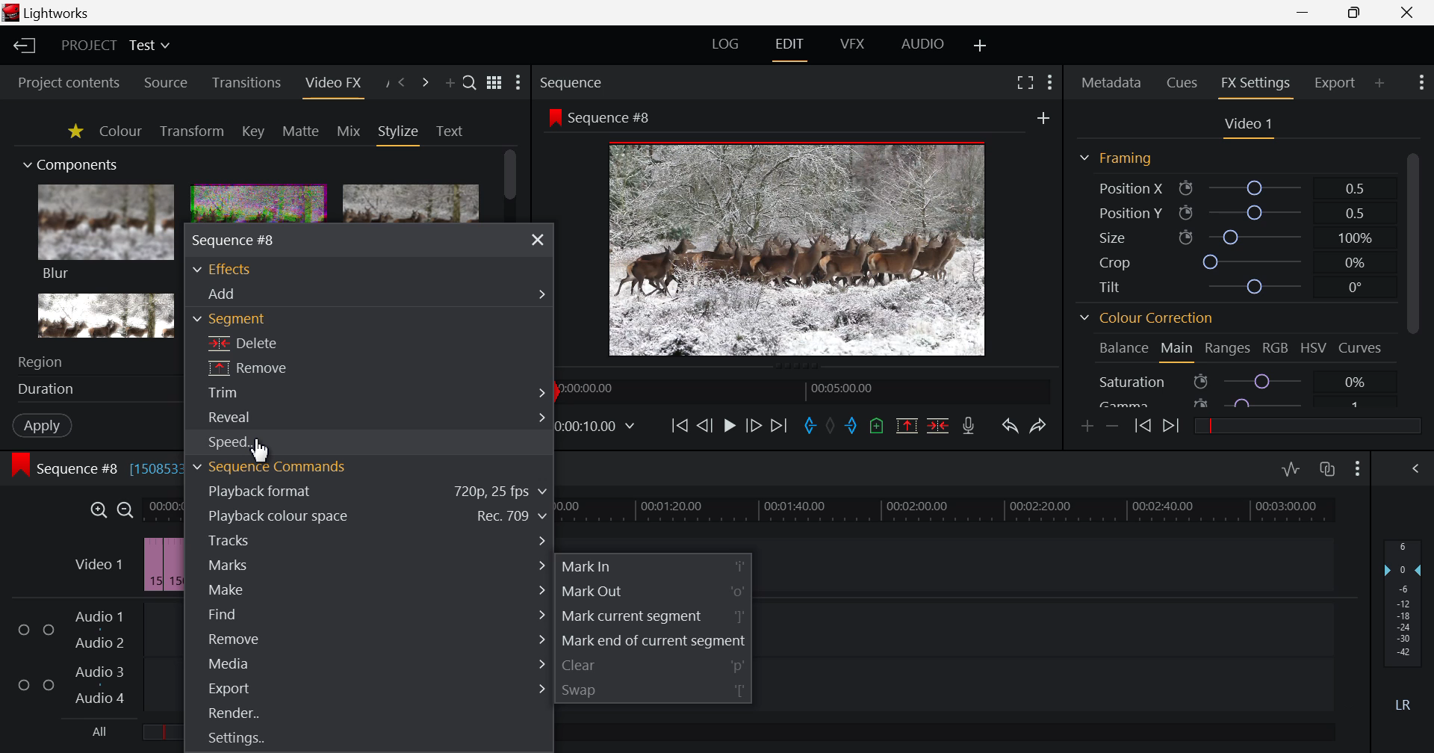 The image size is (1434, 753). What do you see at coordinates (232, 268) in the screenshot?
I see `Effects` at bounding box center [232, 268].